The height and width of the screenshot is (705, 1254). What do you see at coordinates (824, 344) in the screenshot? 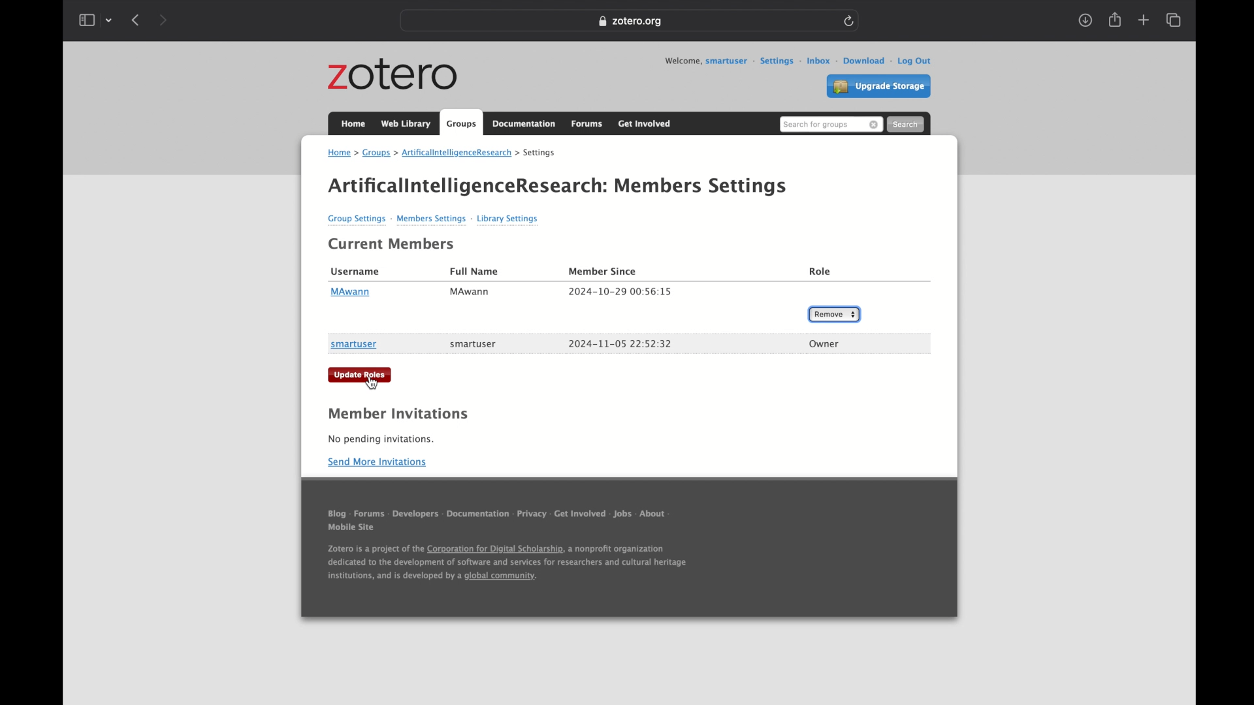
I see `owner` at bounding box center [824, 344].